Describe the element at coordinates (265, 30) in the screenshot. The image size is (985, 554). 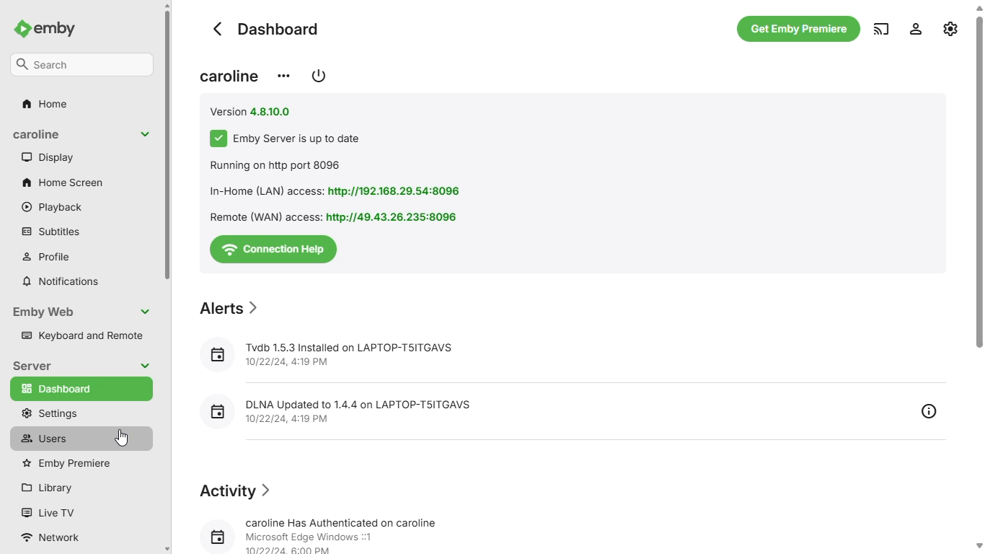
I see `dashboard` at that location.